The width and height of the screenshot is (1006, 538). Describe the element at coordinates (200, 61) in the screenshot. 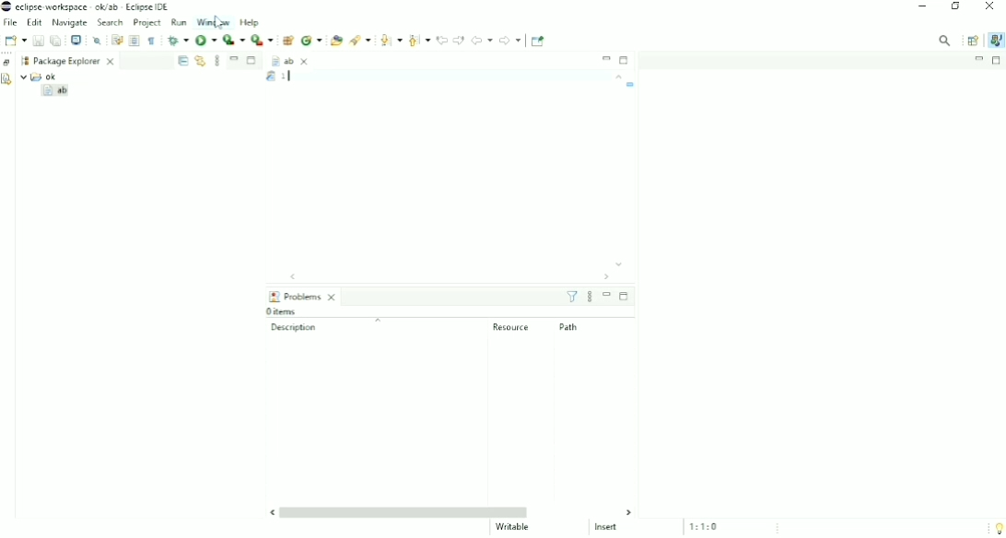

I see `Link with Editor` at that location.